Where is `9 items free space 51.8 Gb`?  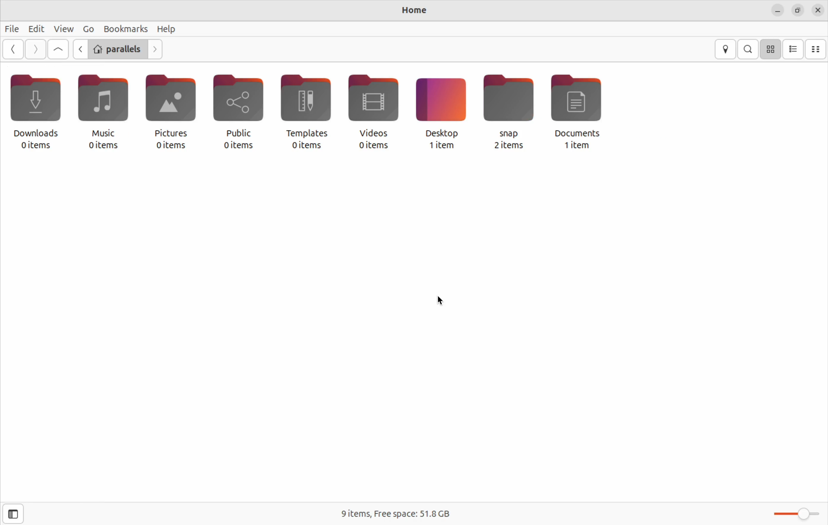 9 items free space 51.8 Gb is located at coordinates (396, 512).